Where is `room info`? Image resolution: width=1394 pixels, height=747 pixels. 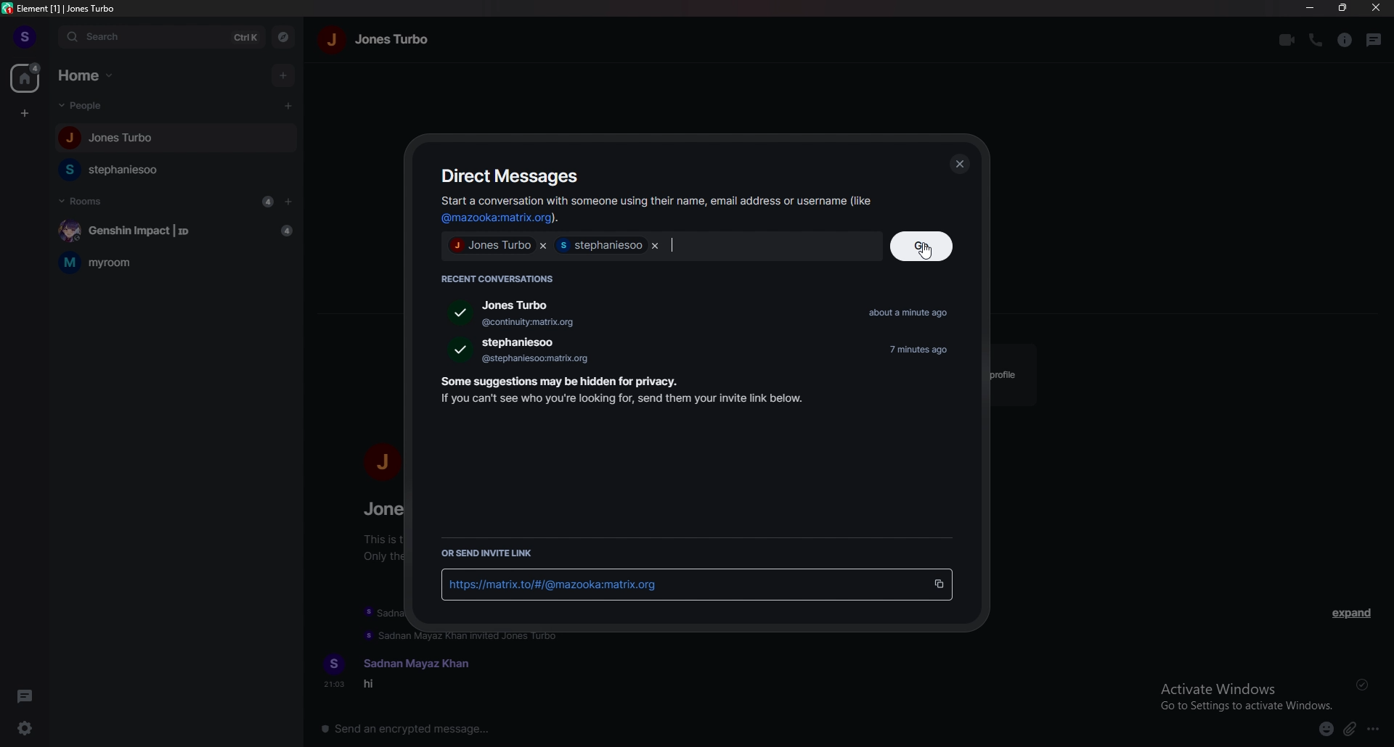
room info is located at coordinates (1345, 41).